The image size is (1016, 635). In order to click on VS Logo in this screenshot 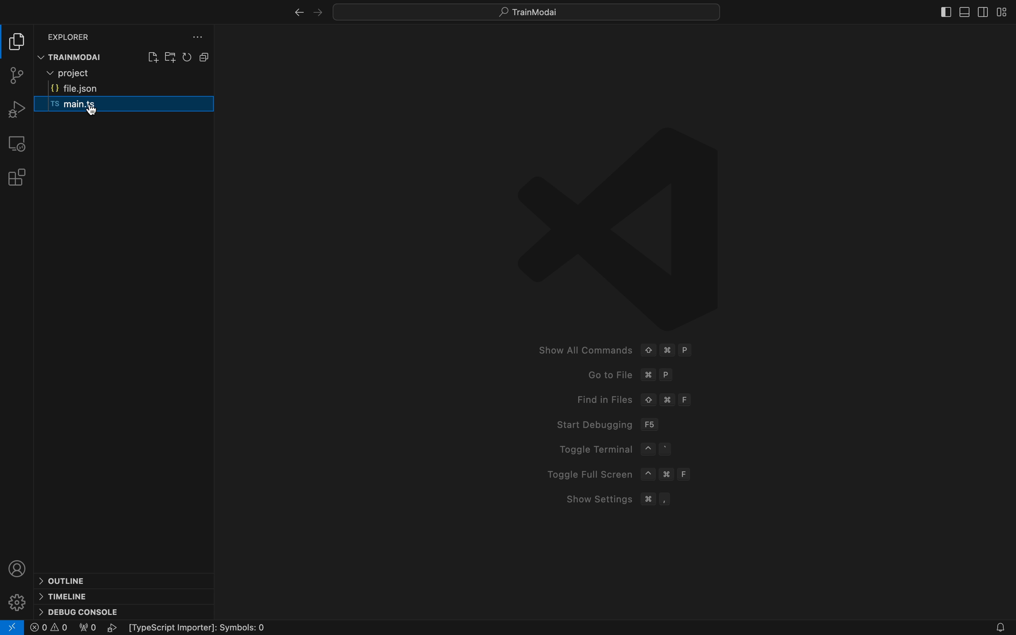, I will do `click(607, 217)`.